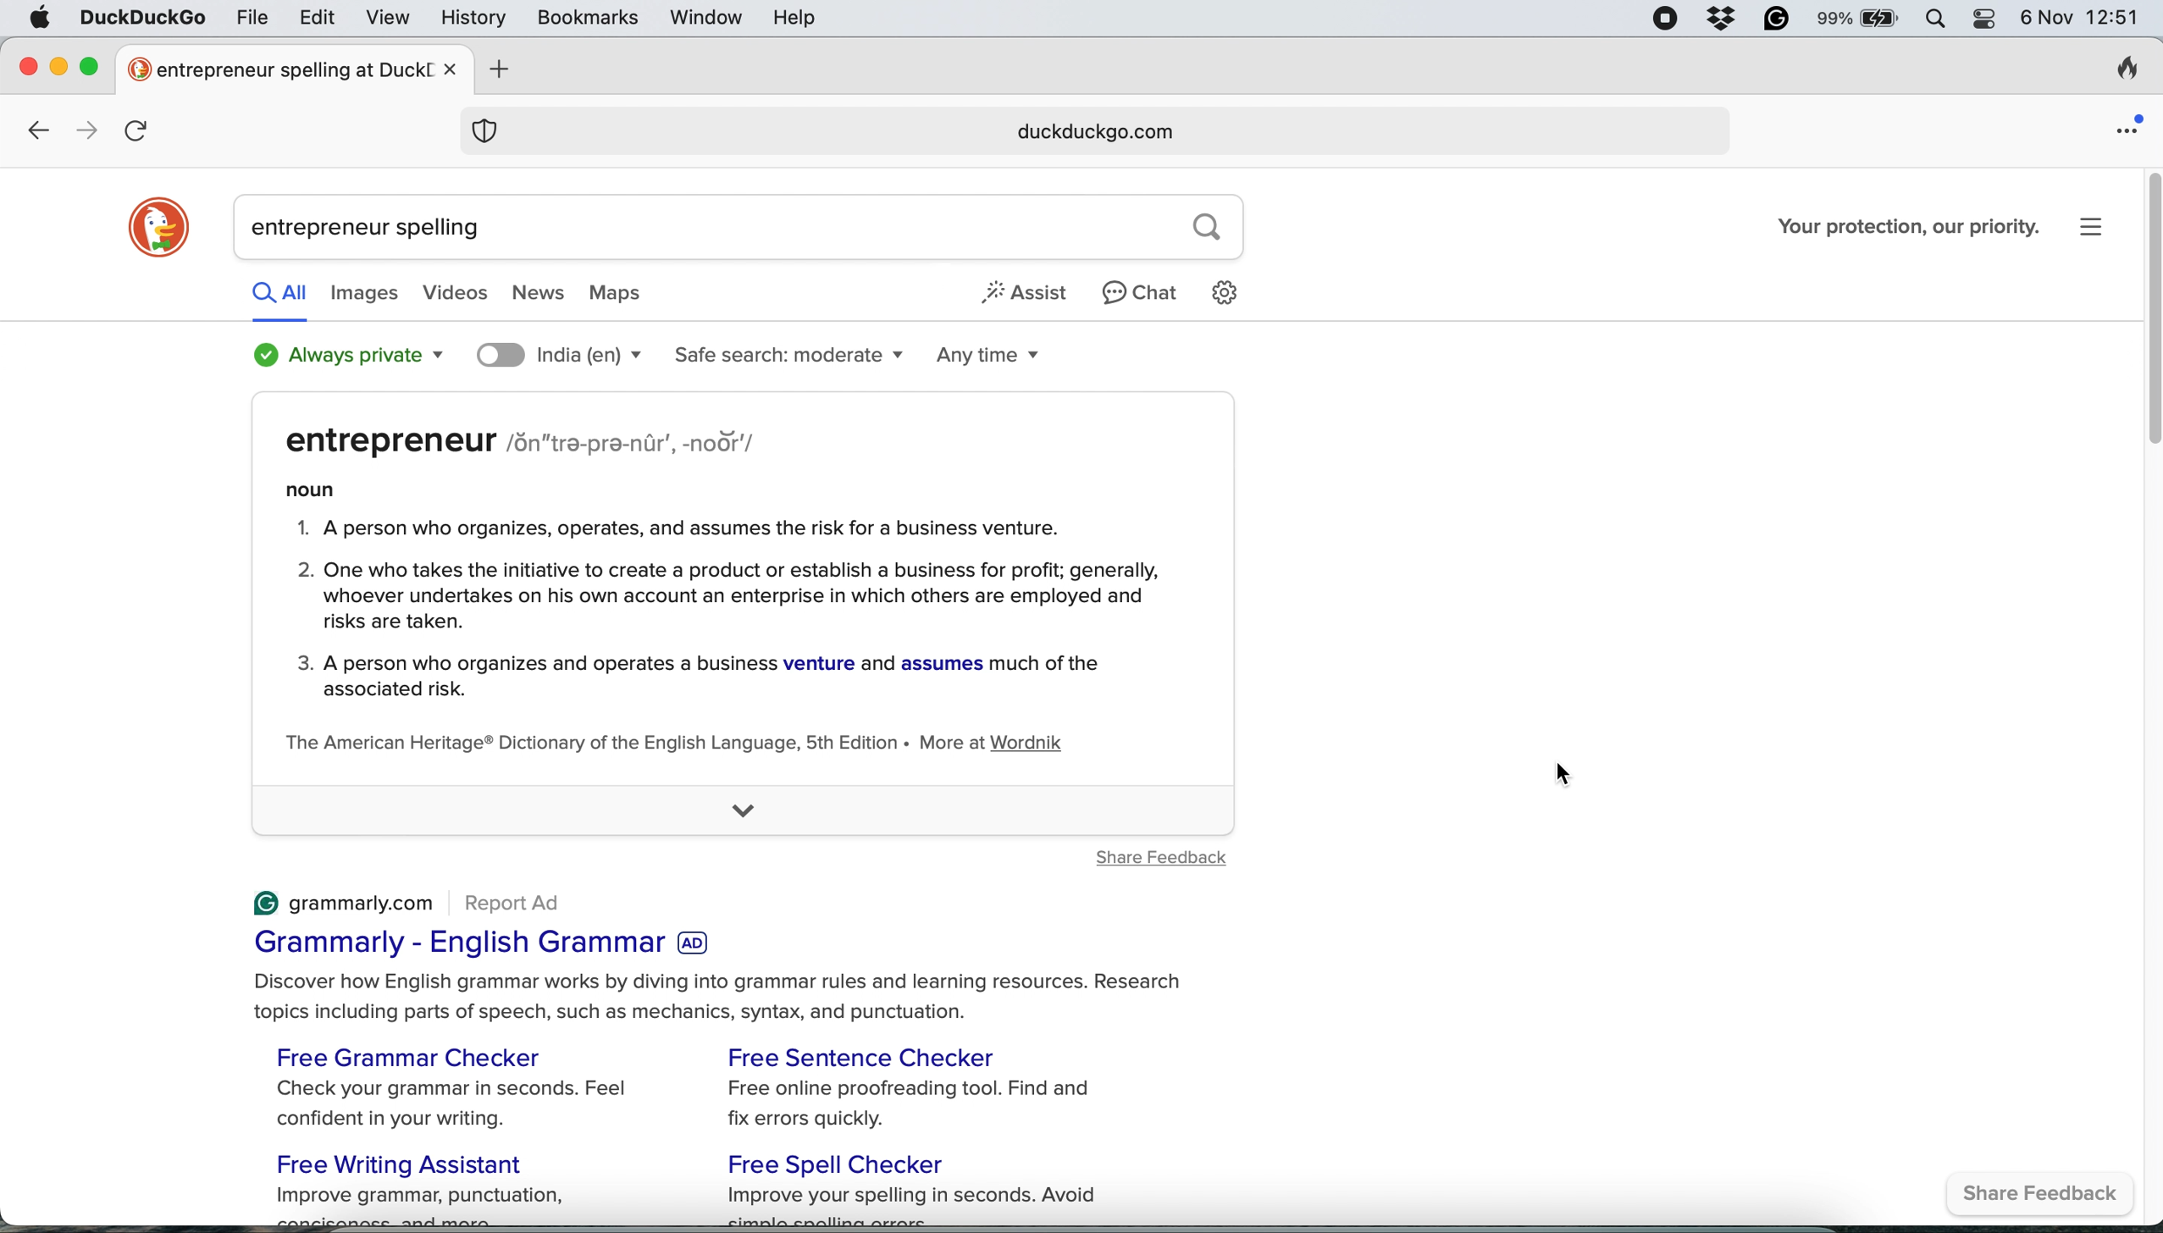 The image size is (2163, 1233). I want to click on grammarly, so click(1774, 19).